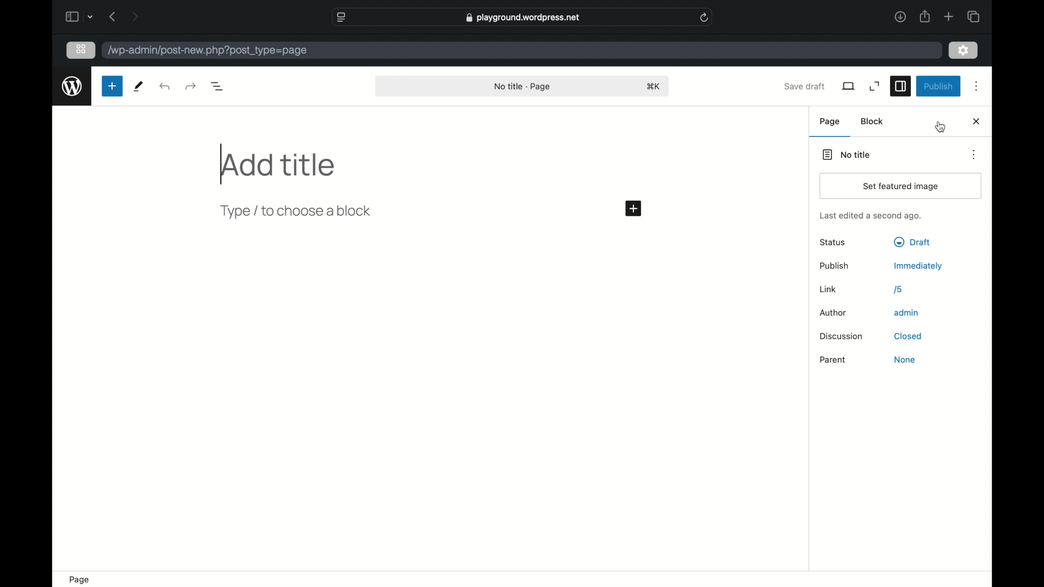 The image size is (1044, 587). What do you see at coordinates (941, 128) in the screenshot?
I see `cursor` at bounding box center [941, 128].